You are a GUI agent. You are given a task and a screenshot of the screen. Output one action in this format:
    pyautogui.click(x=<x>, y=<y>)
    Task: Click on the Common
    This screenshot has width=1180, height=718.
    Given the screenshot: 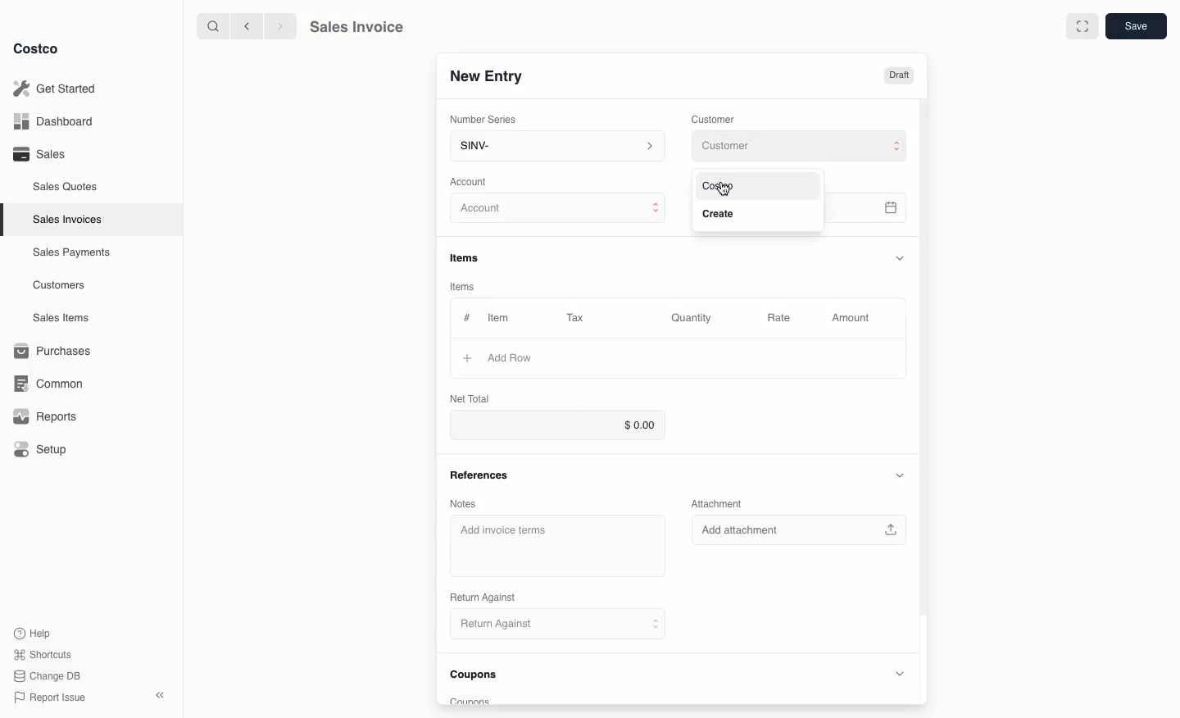 What is the action you would take?
    pyautogui.click(x=45, y=382)
    